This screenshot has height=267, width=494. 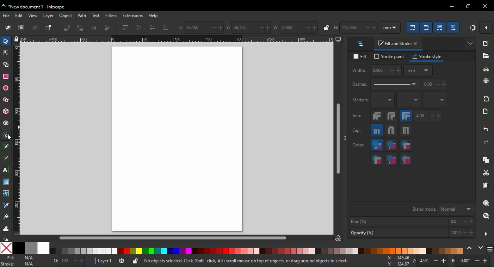 I want to click on white, so click(x=44, y=248).